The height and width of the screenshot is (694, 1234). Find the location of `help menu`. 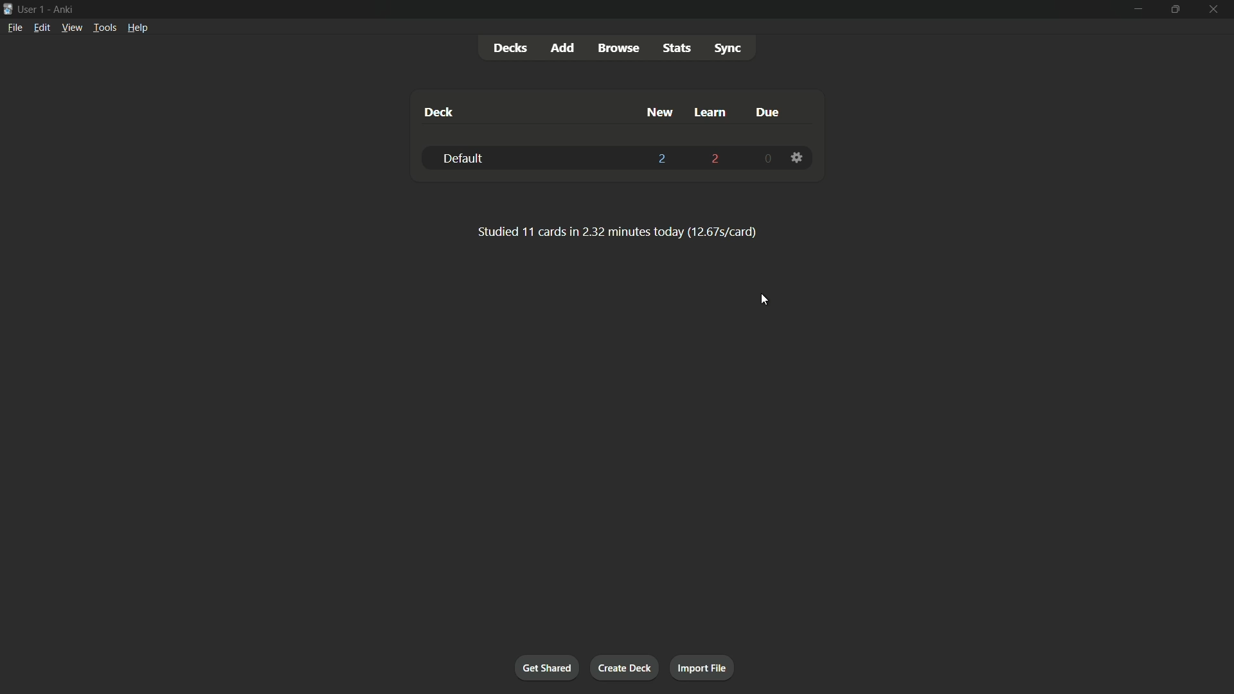

help menu is located at coordinates (138, 28).